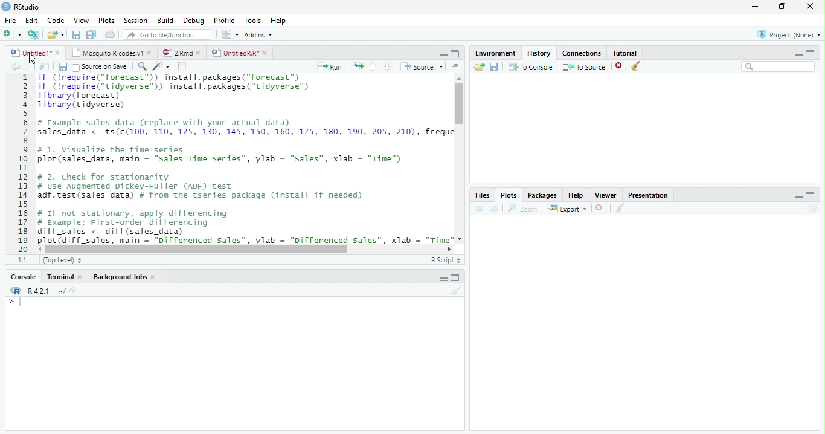 This screenshot has width=825, height=434. Describe the element at coordinates (582, 53) in the screenshot. I see `Connections` at that location.